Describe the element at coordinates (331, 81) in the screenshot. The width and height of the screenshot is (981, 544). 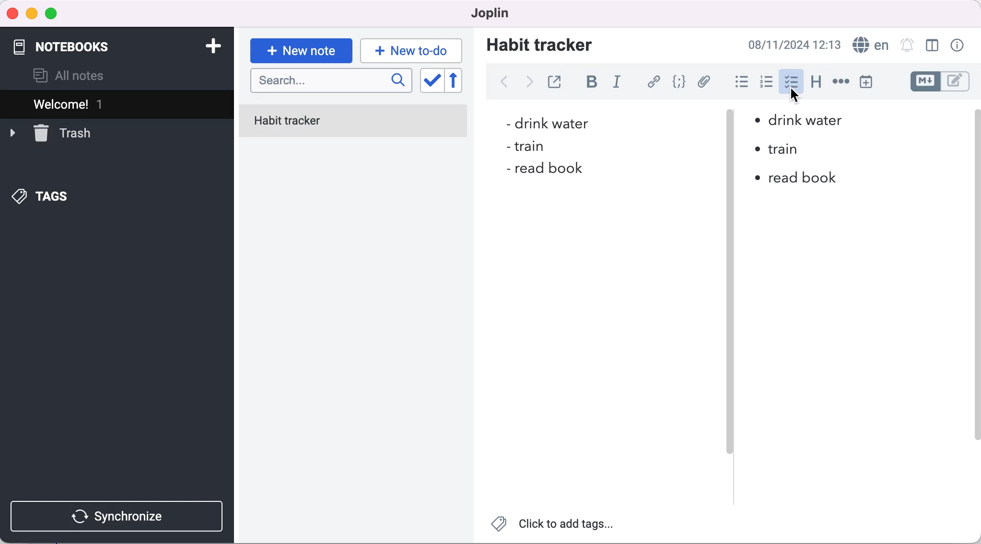
I see `search` at that location.